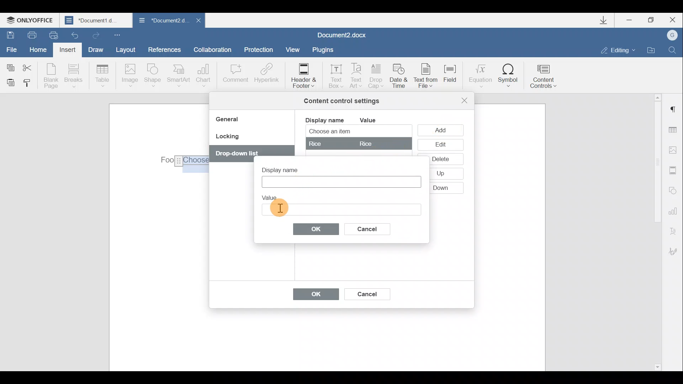 The width and height of the screenshot is (683, 384). What do you see at coordinates (672, 20) in the screenshot?
I see `Close` at bounding box center [672, 20].